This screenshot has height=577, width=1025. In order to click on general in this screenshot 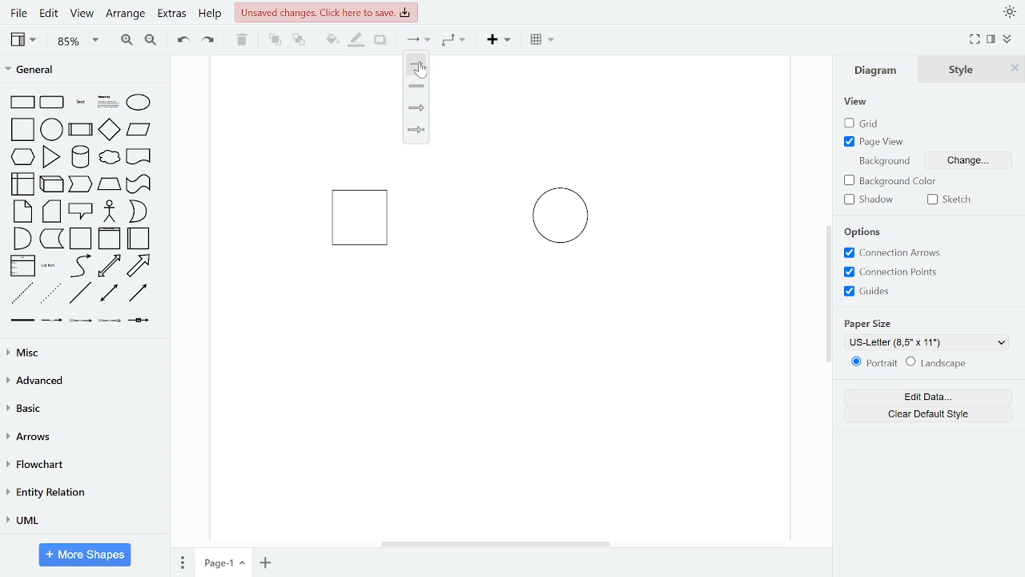, I will do `click(86, 71)`.